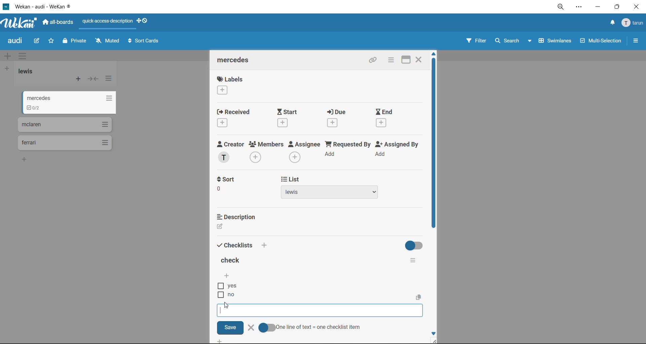 This screenshot has height=344, width=646. What do you see at coordinates (334, 123) in the screenshot?
I see `Add Due Time` at bounding box center [334, 123].